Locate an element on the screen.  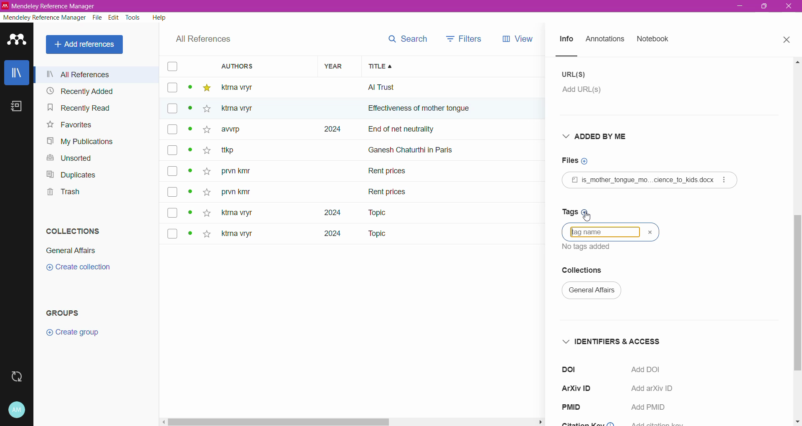
Identifiers and Access is located at coordinates (611, 339).